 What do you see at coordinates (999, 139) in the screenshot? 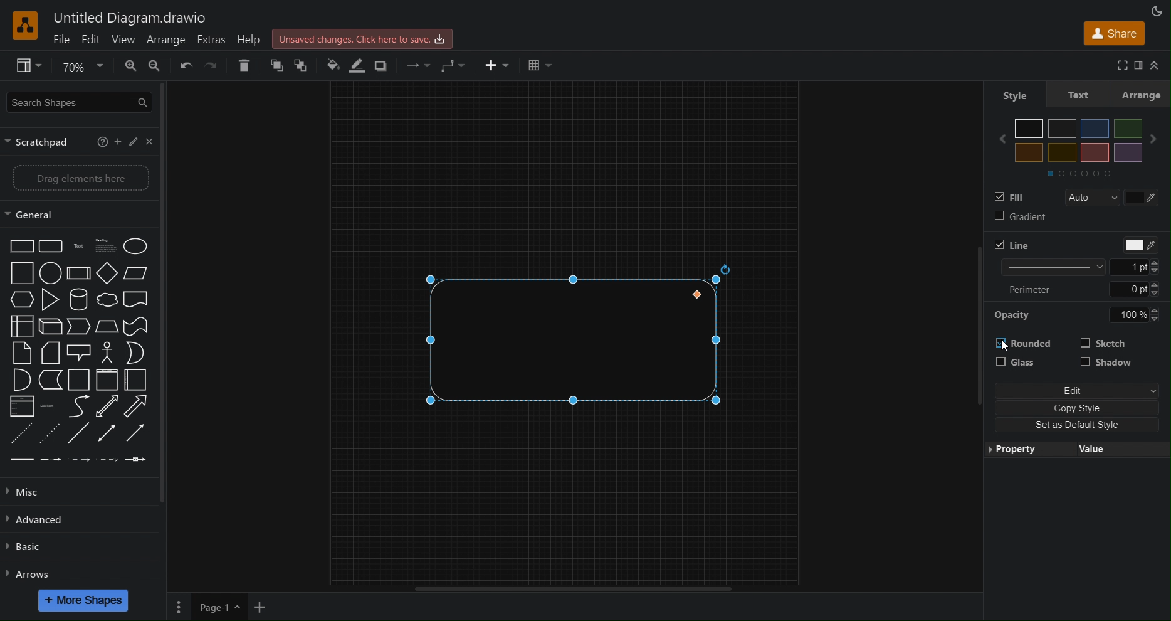
I see `back` at bounding box center [999, 139].